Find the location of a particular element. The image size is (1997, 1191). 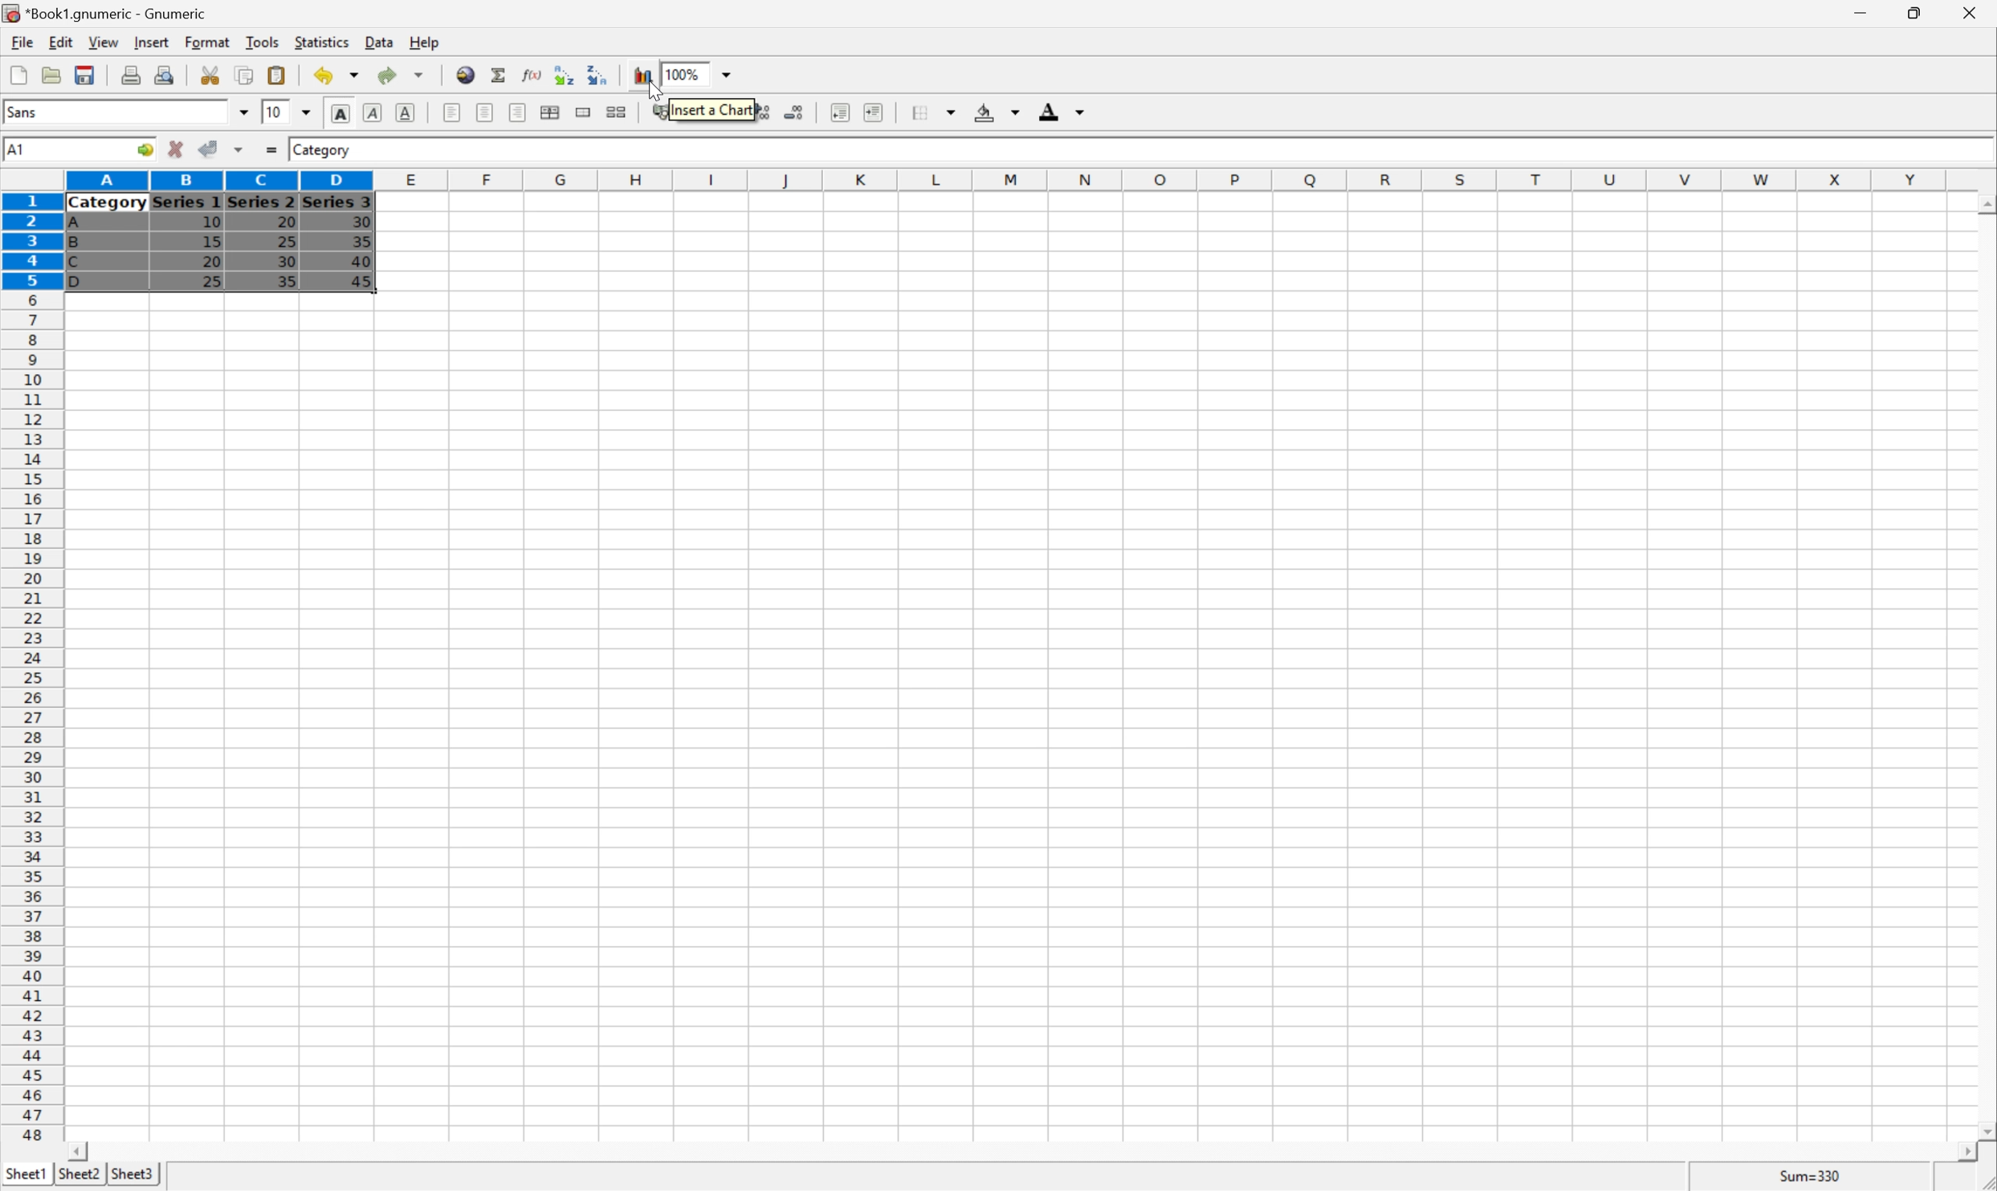

45 is located at coordinates (373, 282).